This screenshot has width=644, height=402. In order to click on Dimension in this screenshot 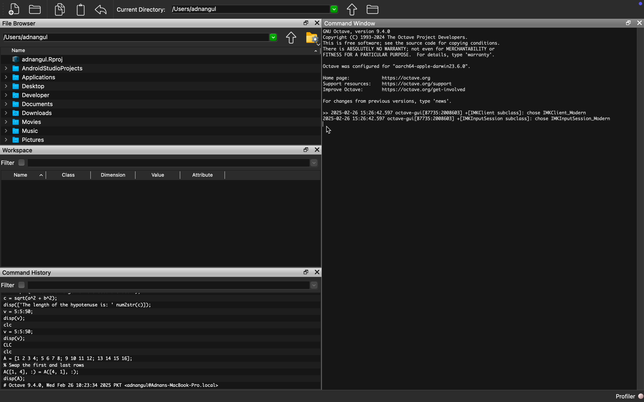, I will do `click(113, 175)`.